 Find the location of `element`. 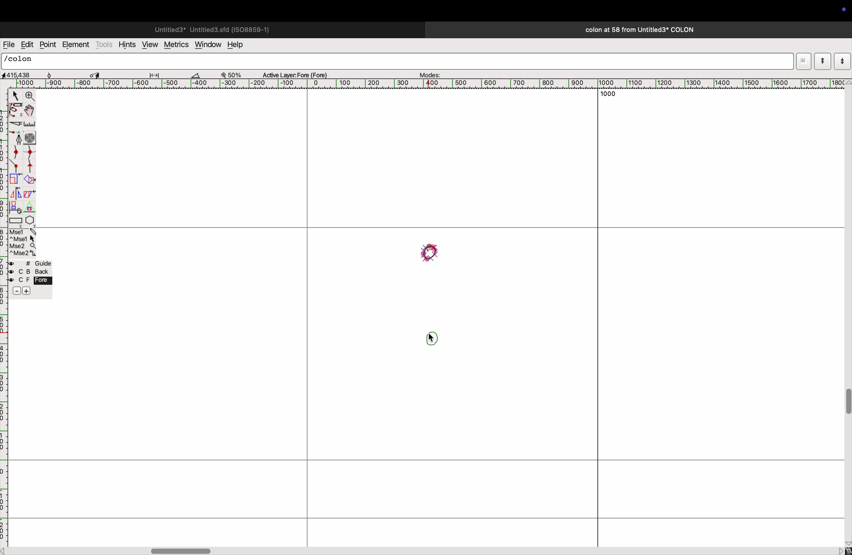

element is located at coordinates (76, 45).